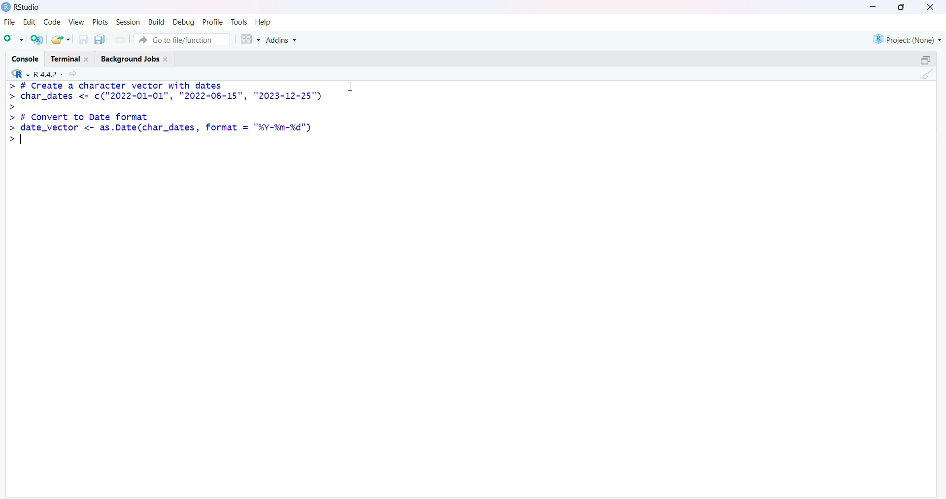 The width and height of the screenshot is (946, 499). Describe the element at coordinates (102, 38) in the screenshot. I see `Save all open documents (Ctrl + Alt + S)` at that location.